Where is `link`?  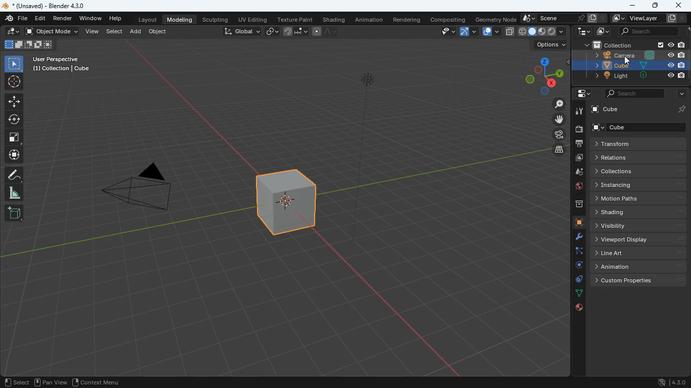 link is located at coordinates (271, 31).